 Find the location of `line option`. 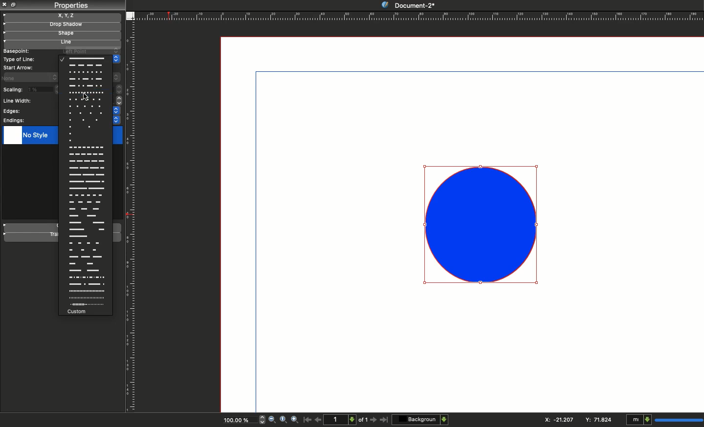

line option is located at coordinates (87, 120).